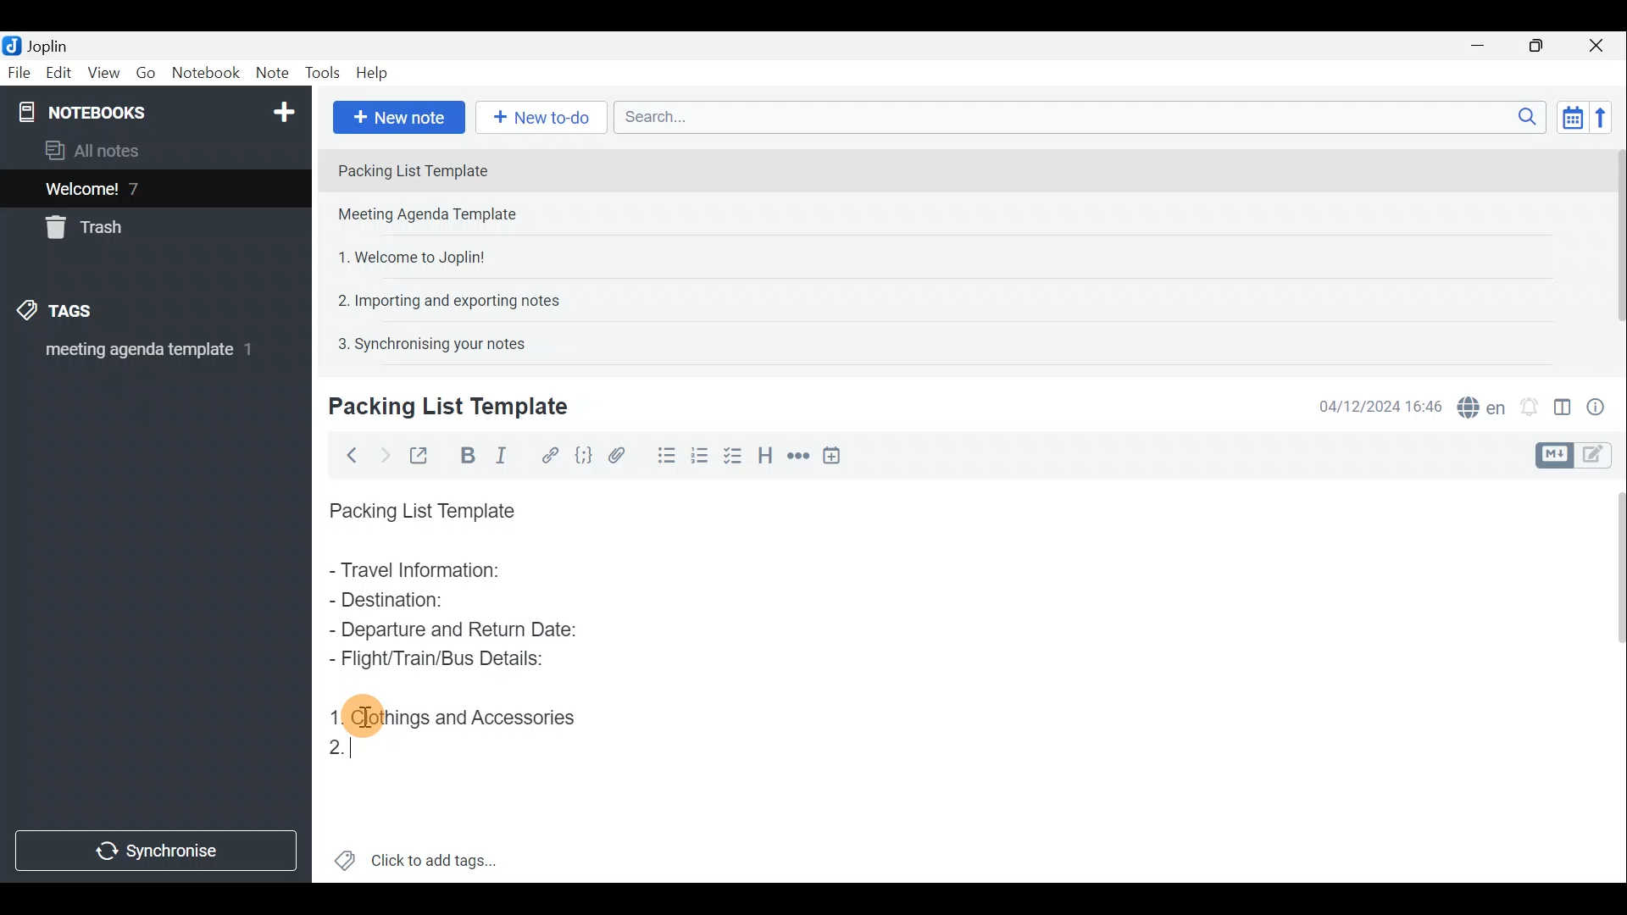 This screenshot has width=1627, height=915. I want to click on Minimise, so click(1486, 48).